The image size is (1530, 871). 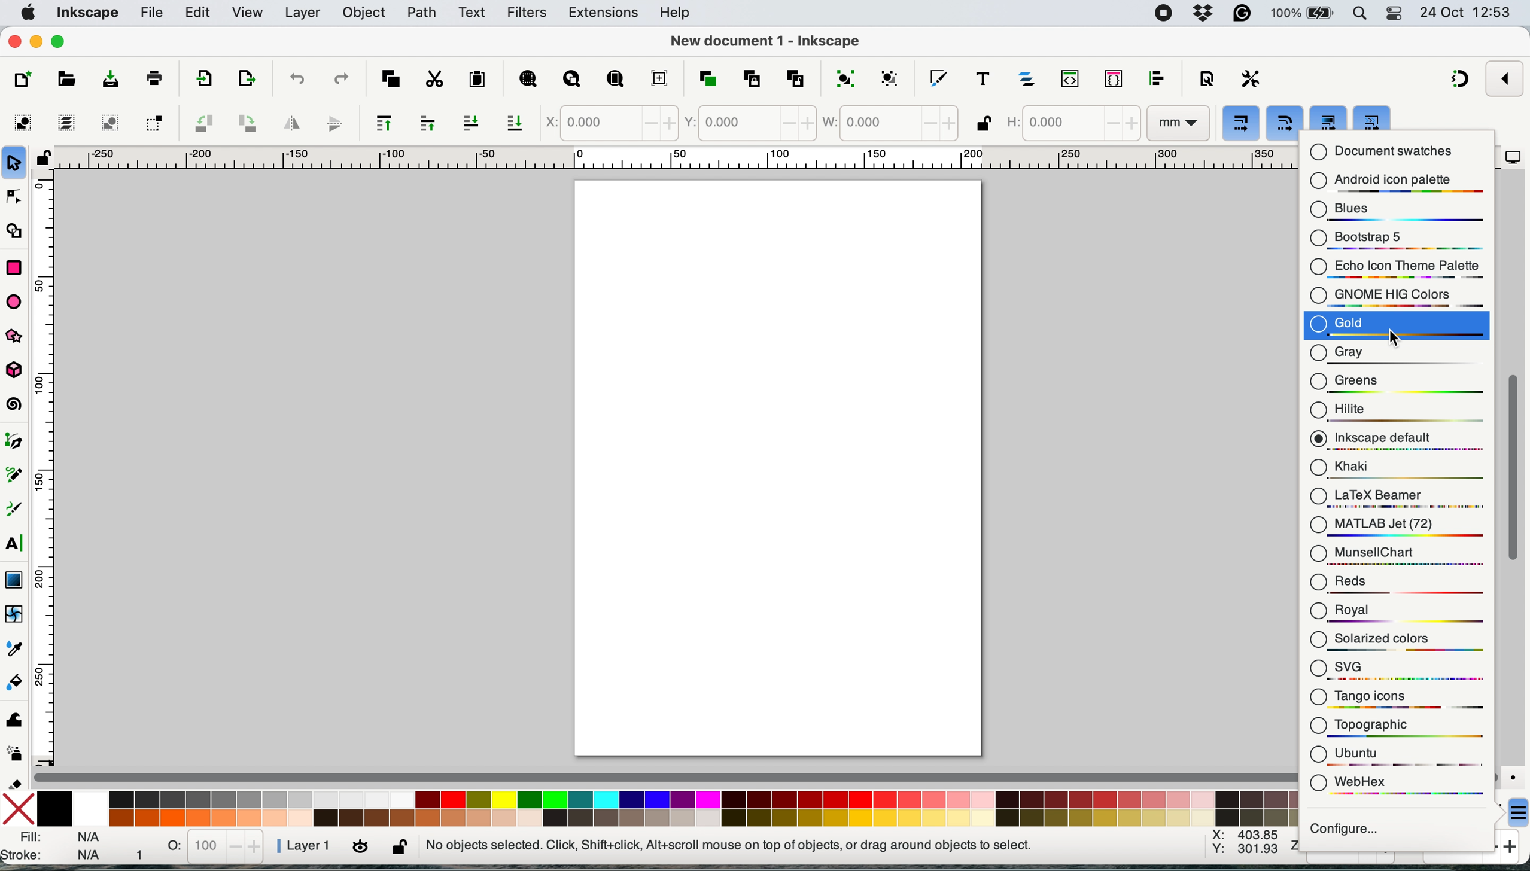 What do you see at coordinates (398, 848) in the screenshot?
I see `lock or unlock current layer` at bounding box center [398, 848].